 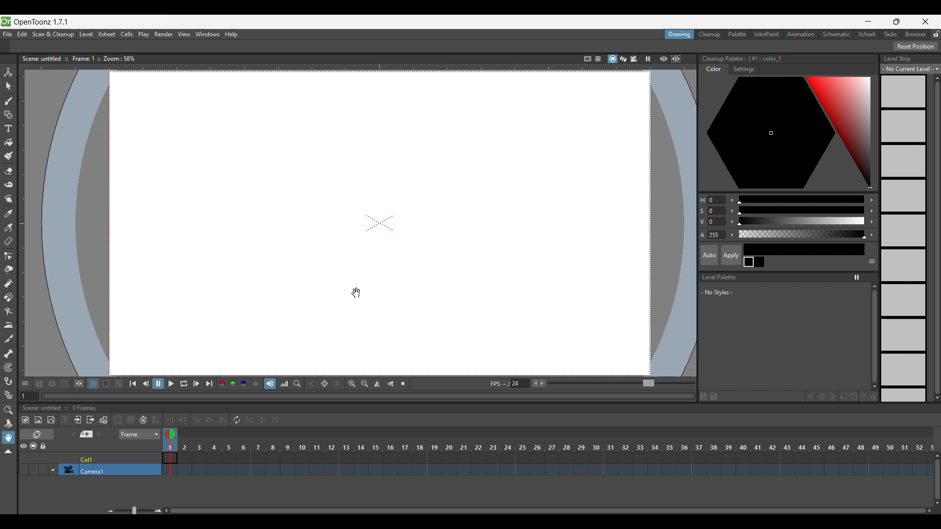 What do you see at coordinates (8, 156) in the screenshot?
I see `Paint brush tool` at bounding box center [8, 156].